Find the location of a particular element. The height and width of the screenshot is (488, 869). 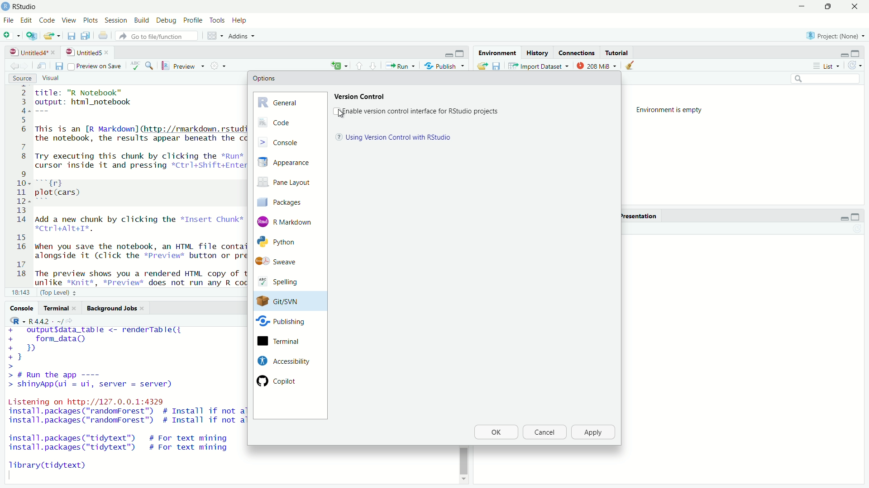

Visual is located at coordinates (56, 79).